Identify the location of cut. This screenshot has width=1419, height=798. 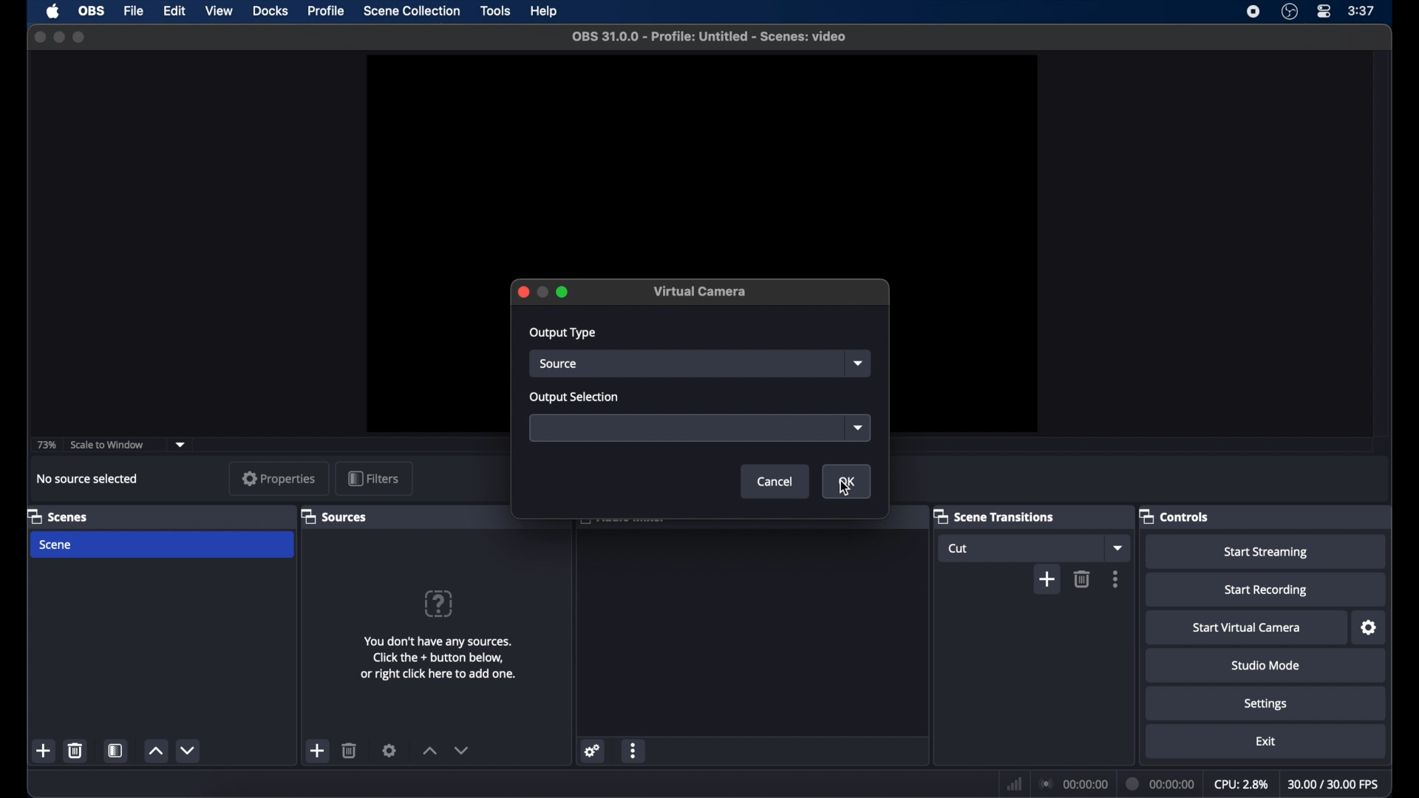
(962, 548).